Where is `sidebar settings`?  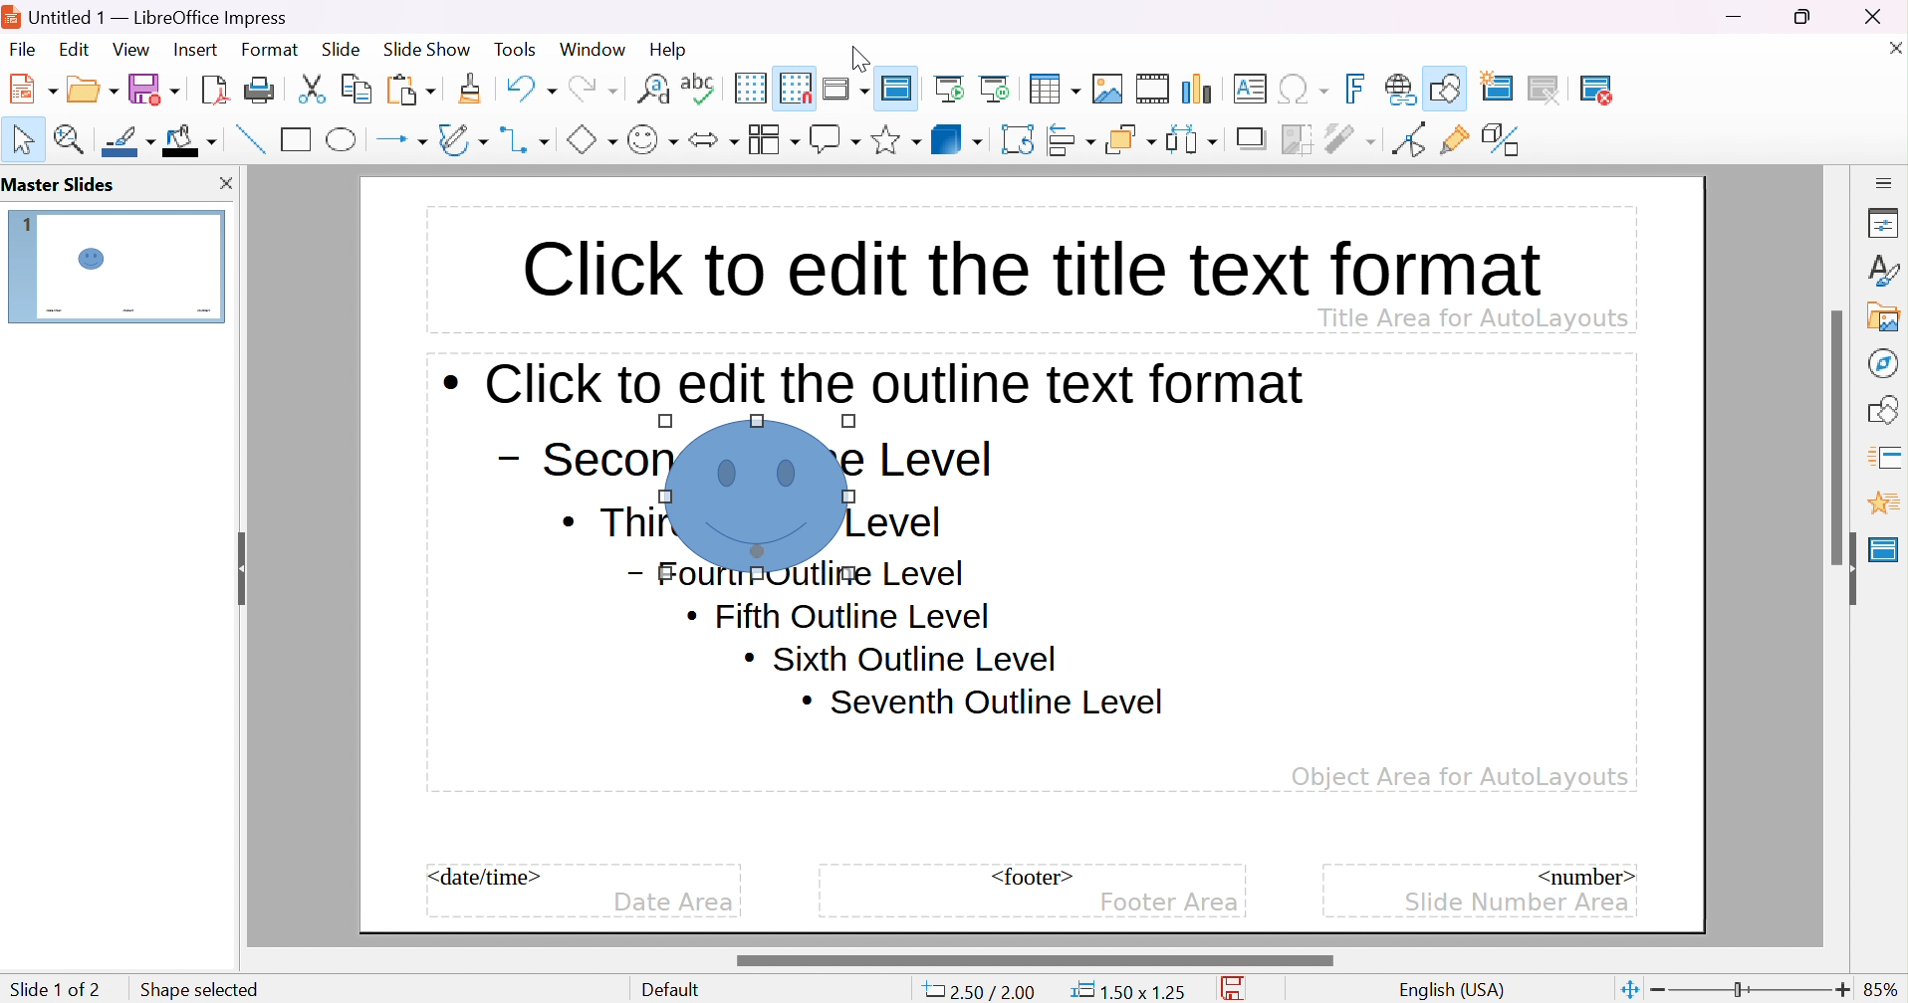 sidebar settings is located at coordinates (1885, 181).